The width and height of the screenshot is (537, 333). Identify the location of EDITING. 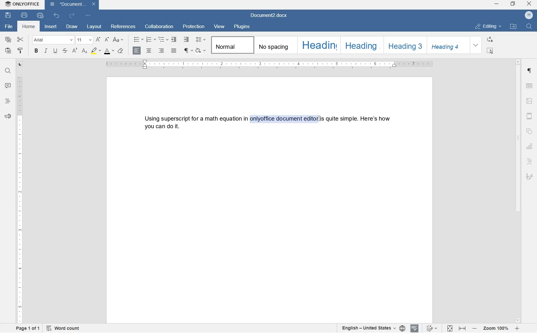
(489, 27).